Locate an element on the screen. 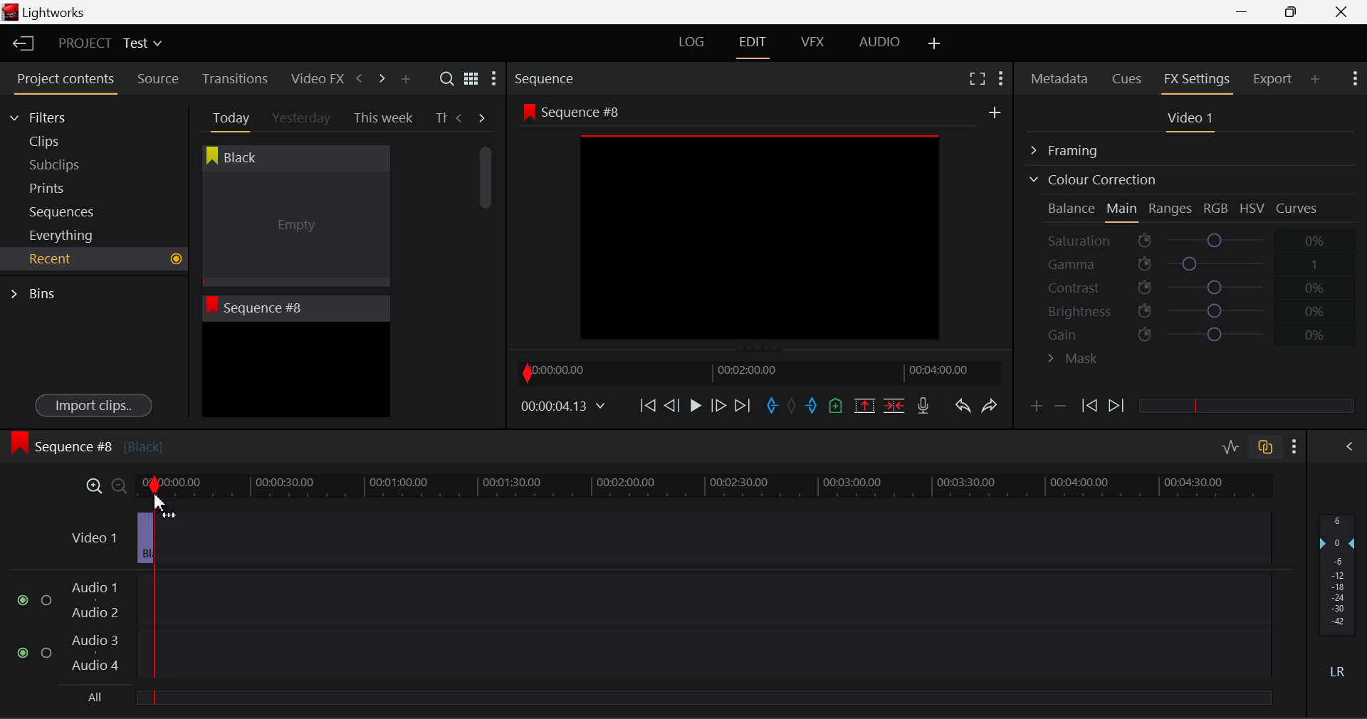 Image resolution: width=1367 pixels, height=719 pixels. Mark Out is located at coordinates (813, 406).